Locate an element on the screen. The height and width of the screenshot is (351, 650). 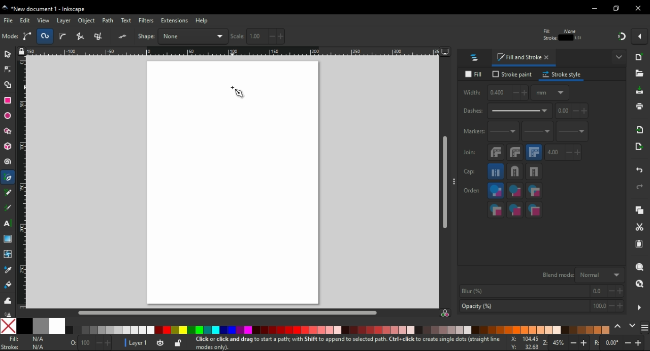
text is located at coordinates (127, 21).